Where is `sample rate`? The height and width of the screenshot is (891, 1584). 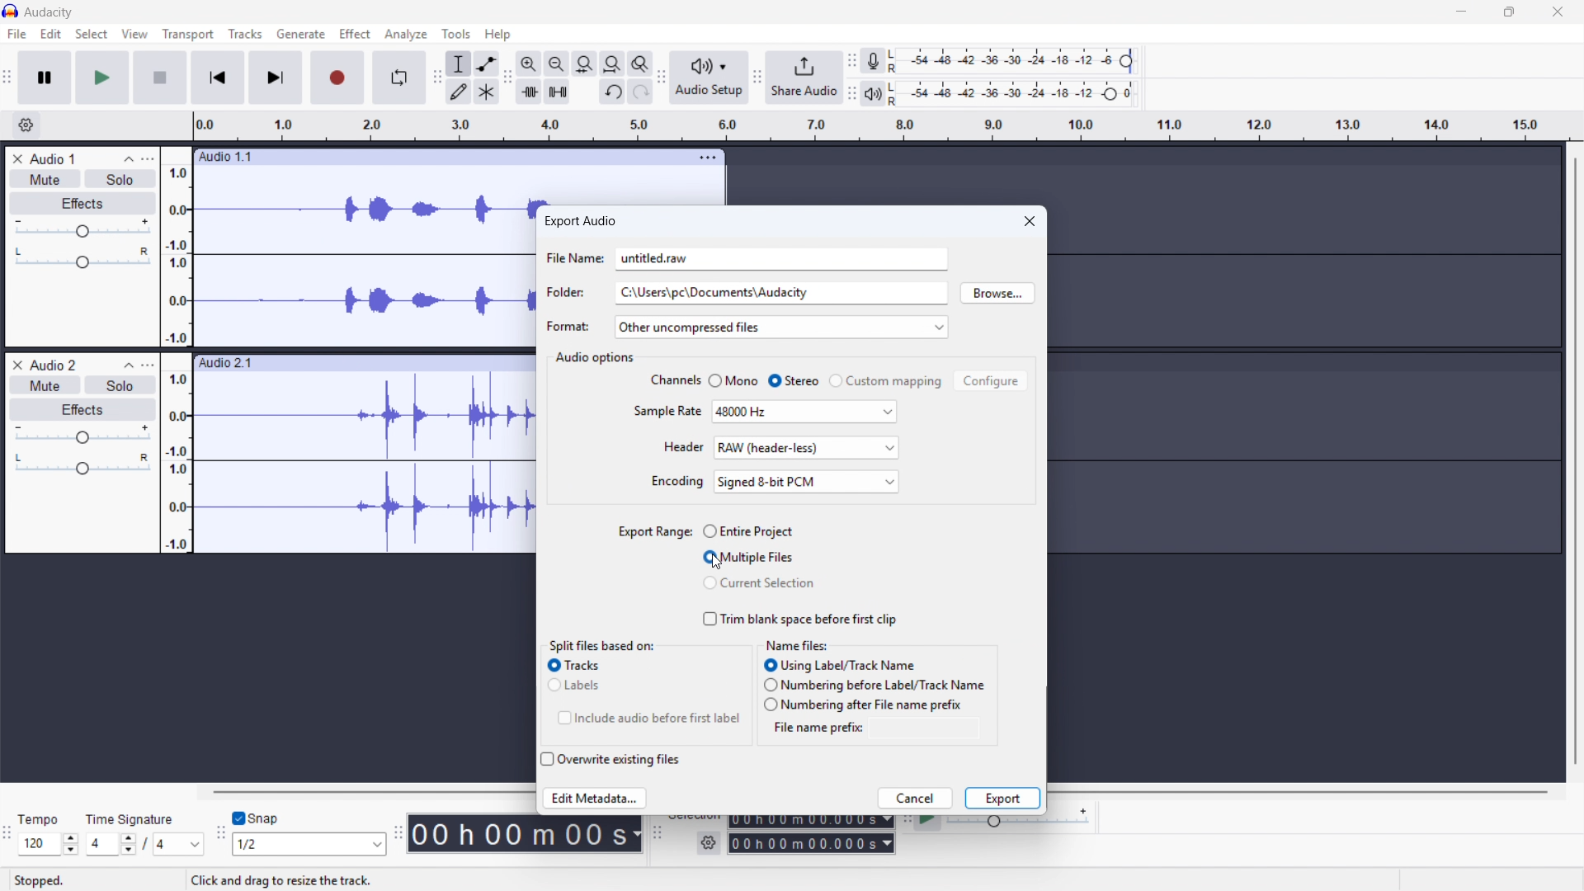
sample rate is located at coordinates (667, 410).